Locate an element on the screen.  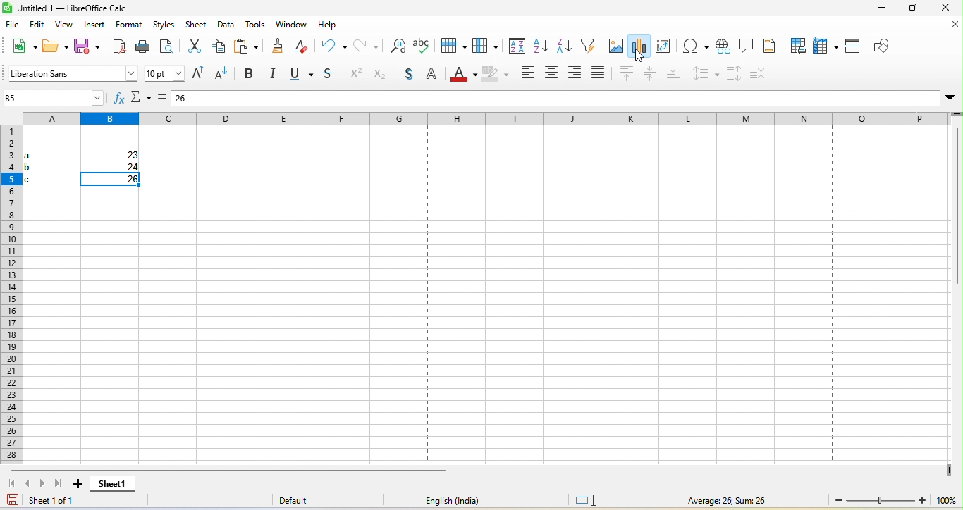
first sheet is located at coordinates (11, 485).